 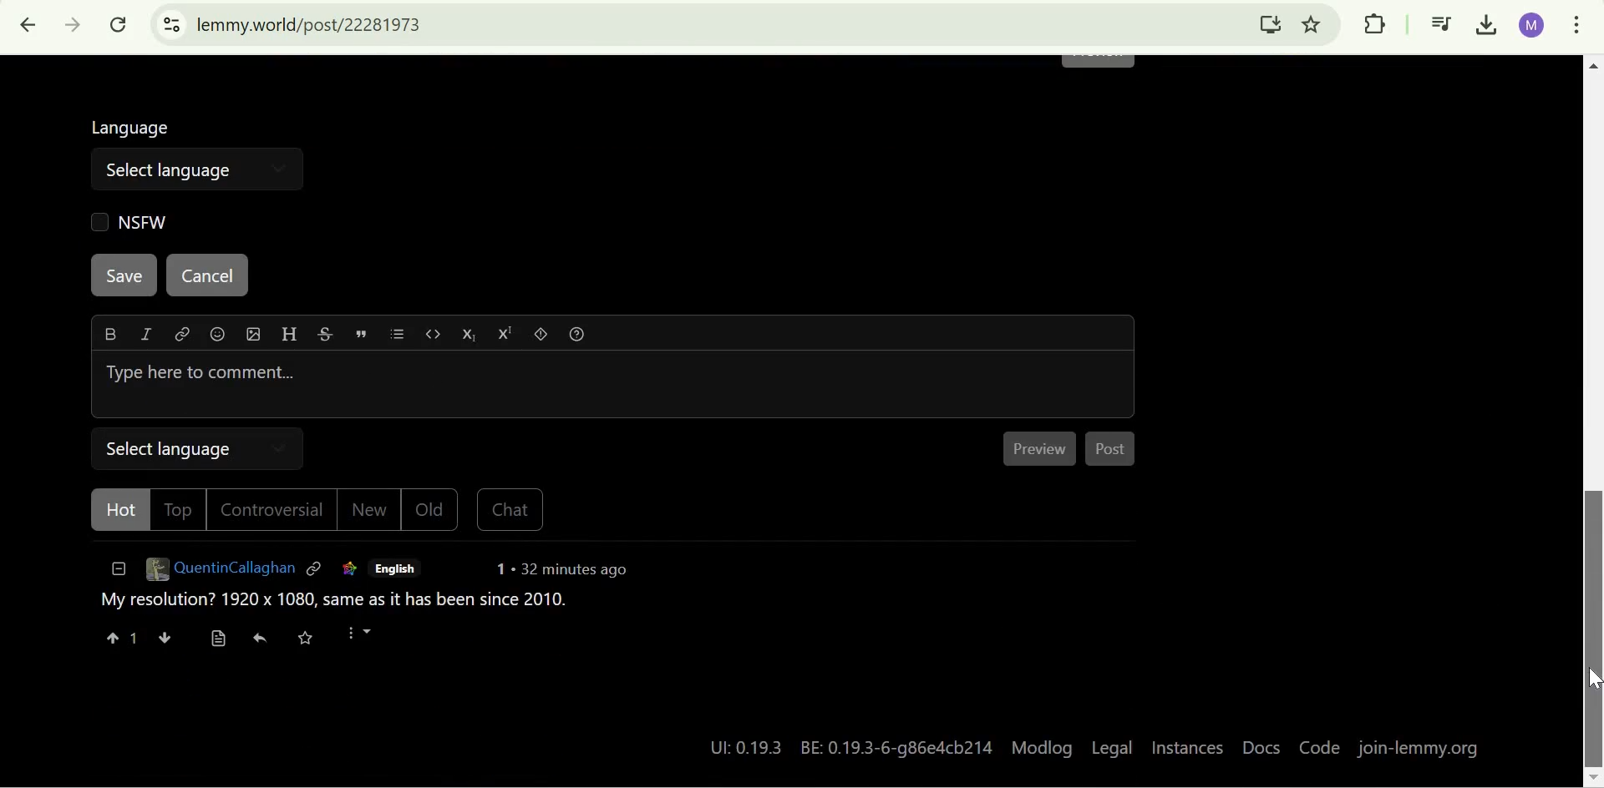 What do you see at coordinates (581, 337) in the screenshot?
I see `formatting help` at bounding box center [581, 337].